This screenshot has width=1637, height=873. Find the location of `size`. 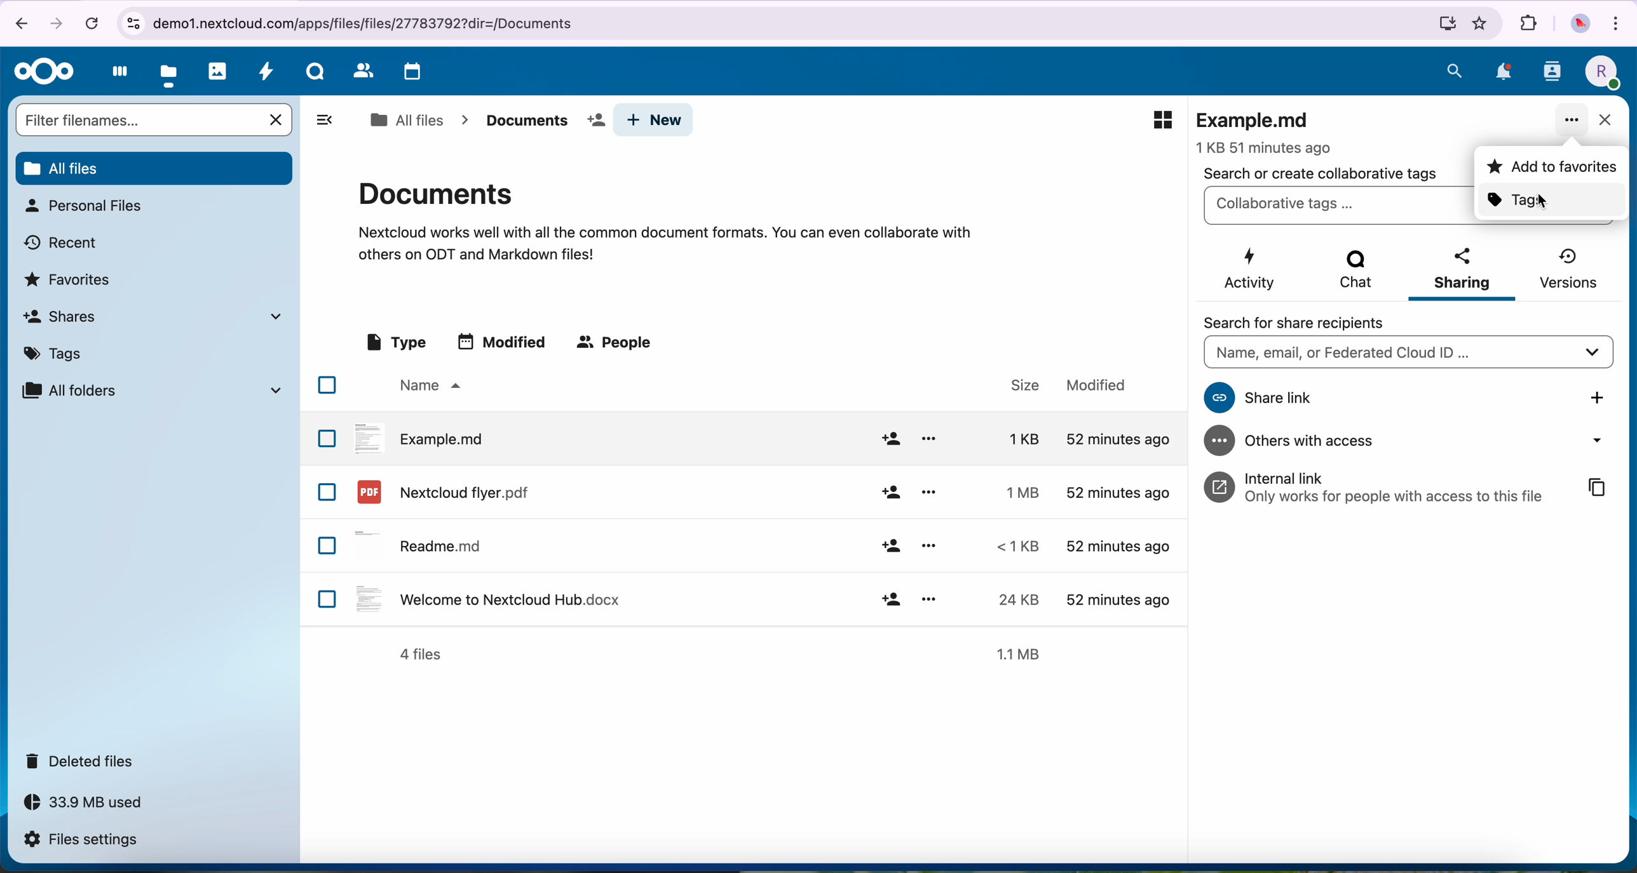

size is located at coordinates (1011, 599).